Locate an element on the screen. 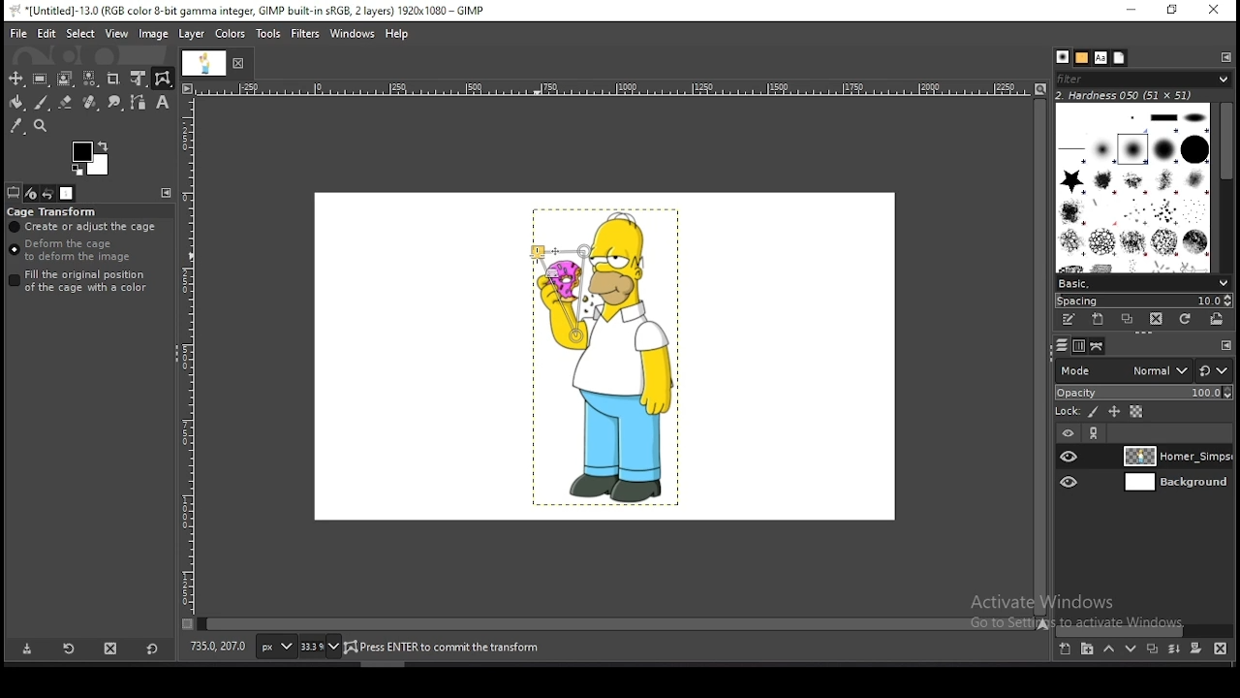  lock pixels is located at coordinates (1092, 413).